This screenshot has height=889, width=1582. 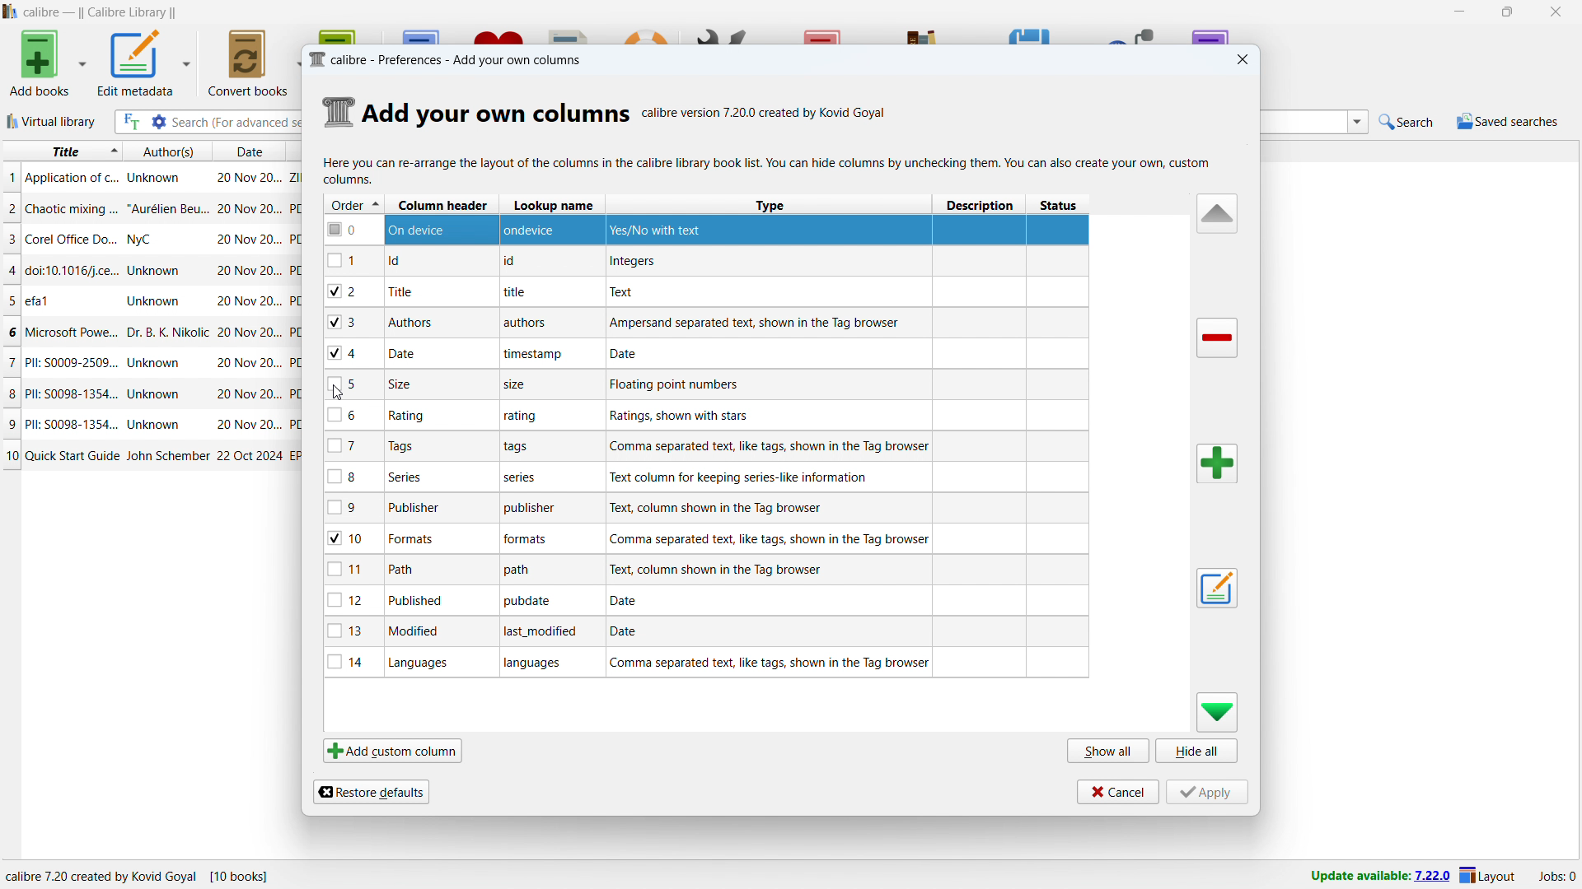 What do you see at coordinates (404, 354) in the screenshot?
I see `date` at bounding box center [404, 354].